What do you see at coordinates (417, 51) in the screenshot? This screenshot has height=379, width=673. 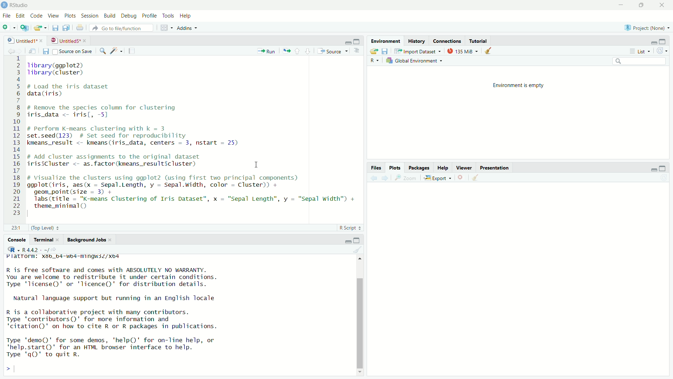 I see `import dataset` at bounding box center [417, 51].